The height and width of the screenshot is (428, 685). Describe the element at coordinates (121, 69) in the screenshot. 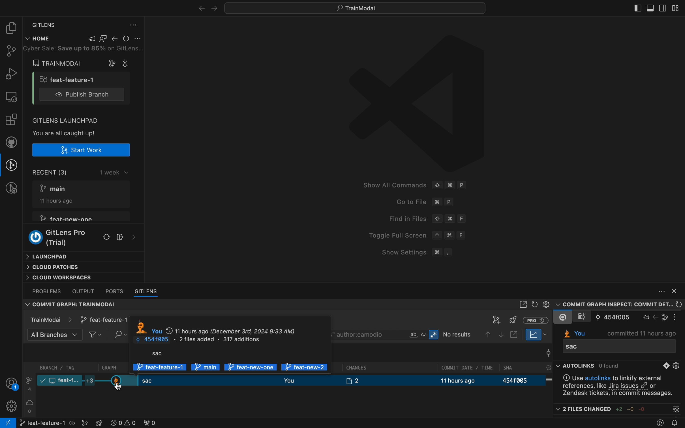

I see `Cursor` at that location.